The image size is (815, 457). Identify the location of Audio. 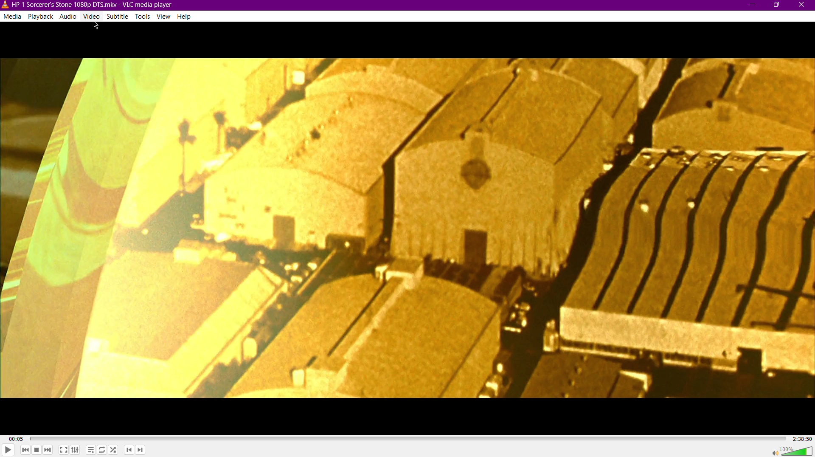
(67, 16).